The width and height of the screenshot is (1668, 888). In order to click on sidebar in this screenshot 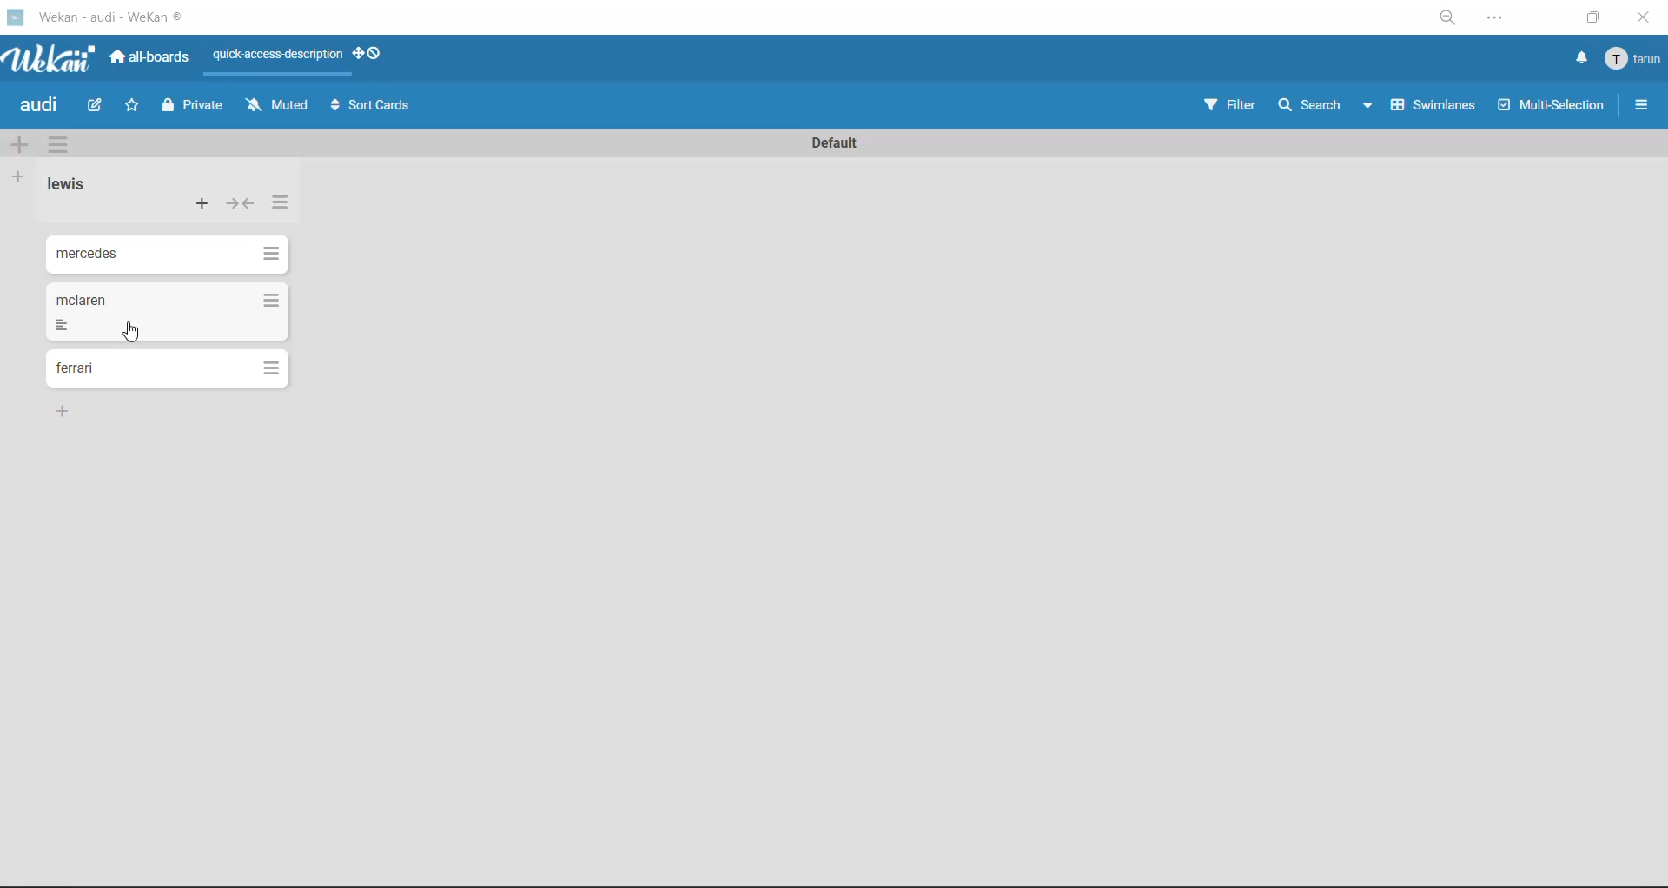, I will do `click(1641, 105)`.